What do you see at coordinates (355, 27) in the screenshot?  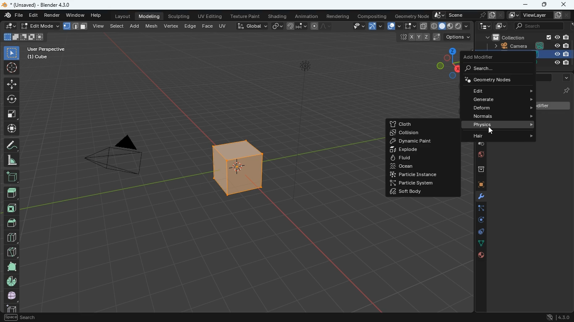 I see `edit` at bounding box center [355, 27].